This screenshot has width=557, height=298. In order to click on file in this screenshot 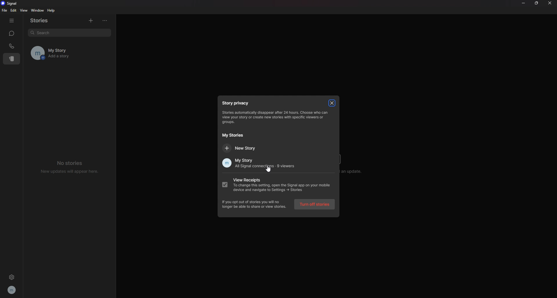, I will do `click(5, 10)`.